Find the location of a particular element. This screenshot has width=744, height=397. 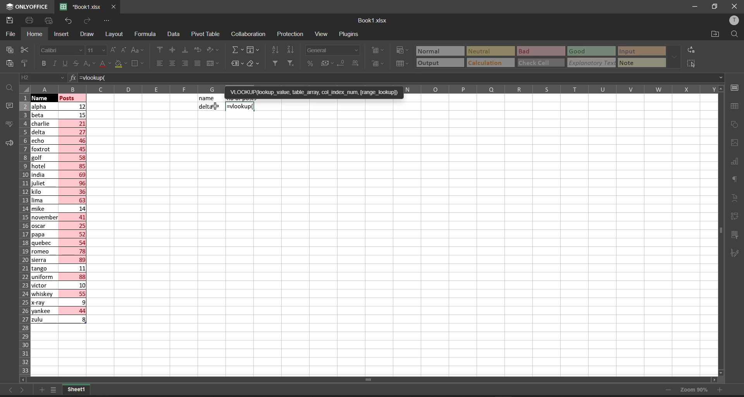

name is located at coordinates (207, 98).